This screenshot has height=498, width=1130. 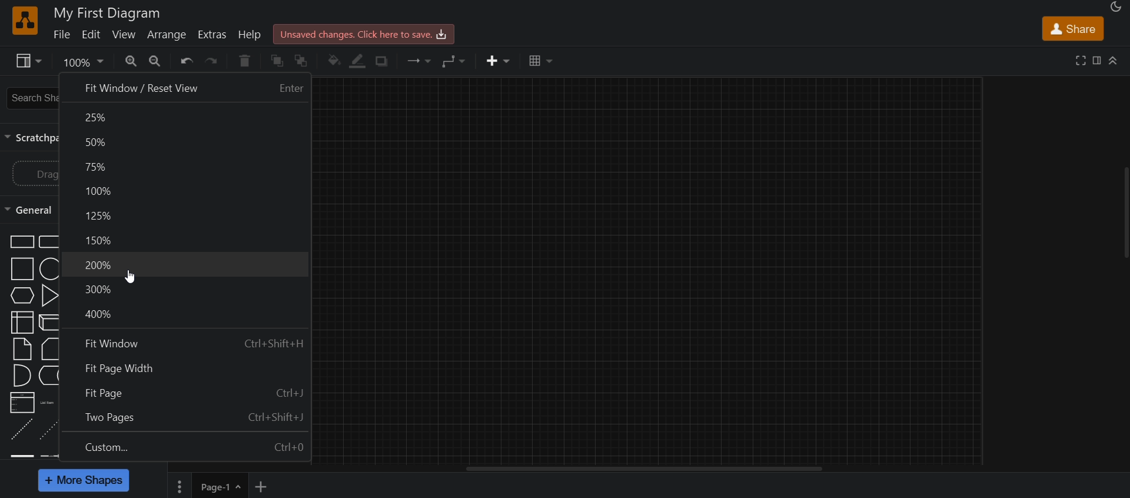 I want to click on delete, so click(x=245, y=62).